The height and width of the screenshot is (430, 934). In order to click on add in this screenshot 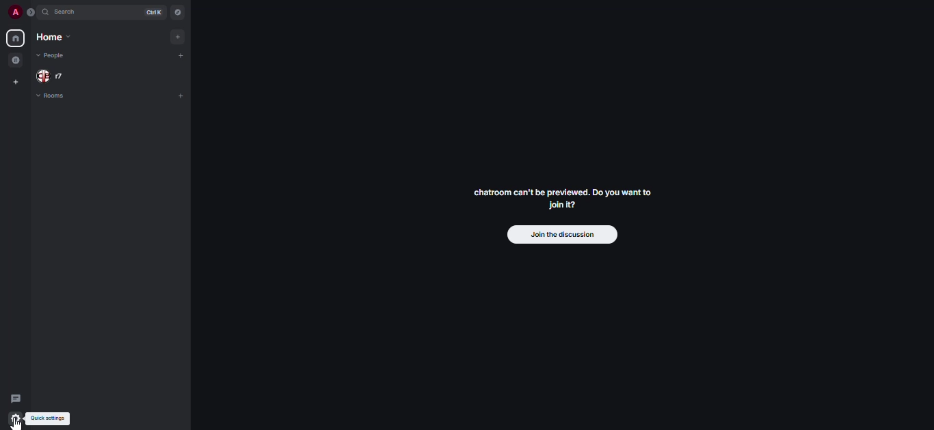, I will do `click(176, 36)`.